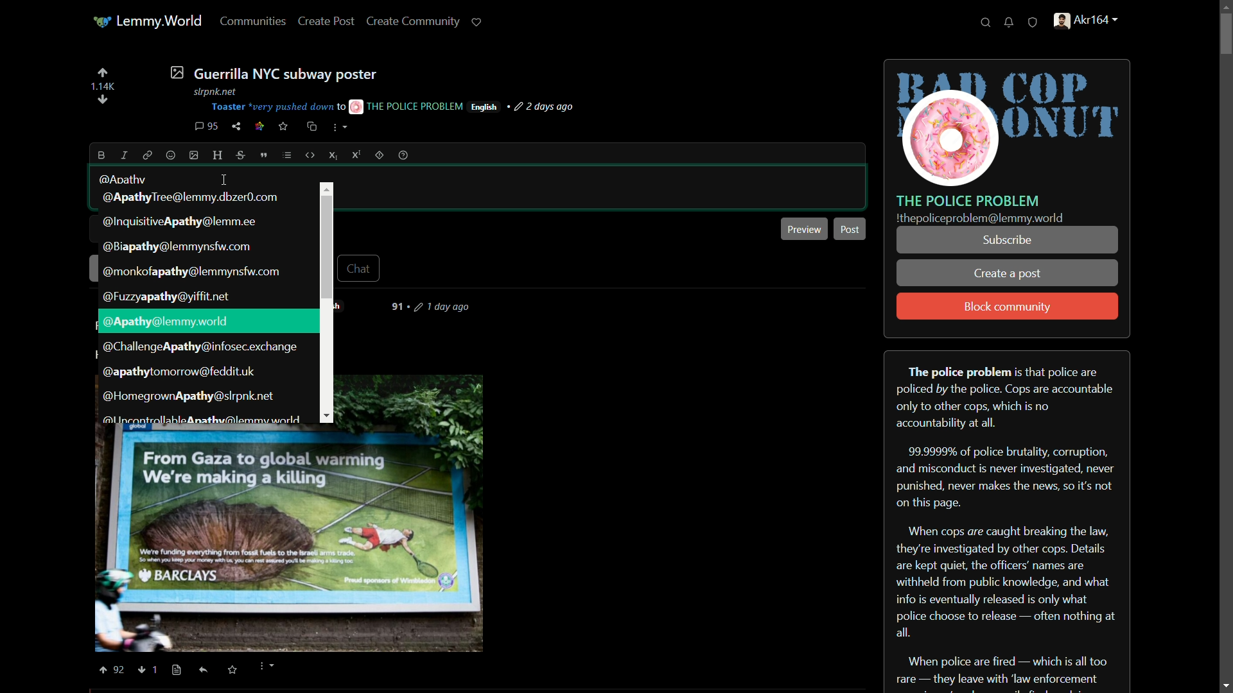  What do you see at coordinates (101, 670) in the screenshot?
I see `` at bounding box center [101, 670].